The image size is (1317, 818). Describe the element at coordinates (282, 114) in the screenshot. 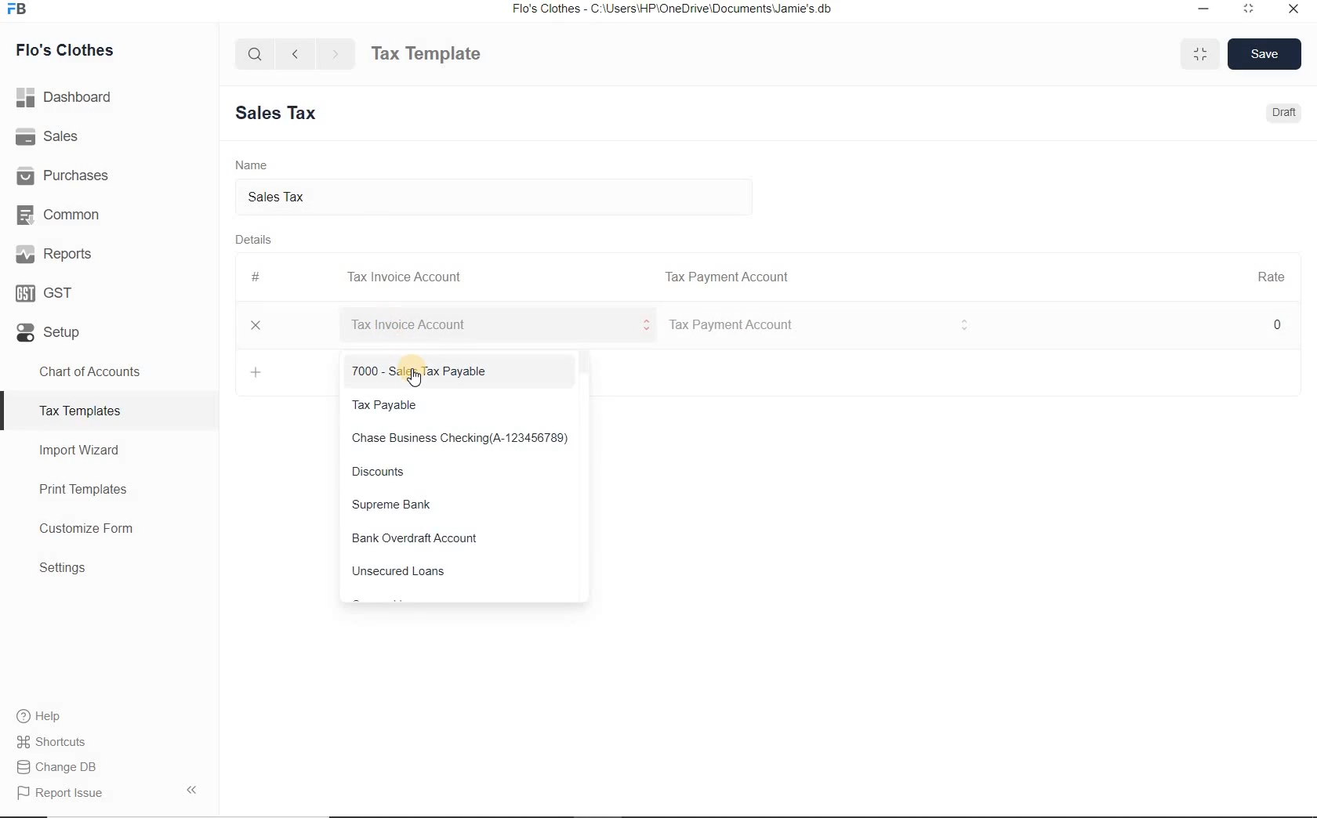

I see `New Entry` at that location.